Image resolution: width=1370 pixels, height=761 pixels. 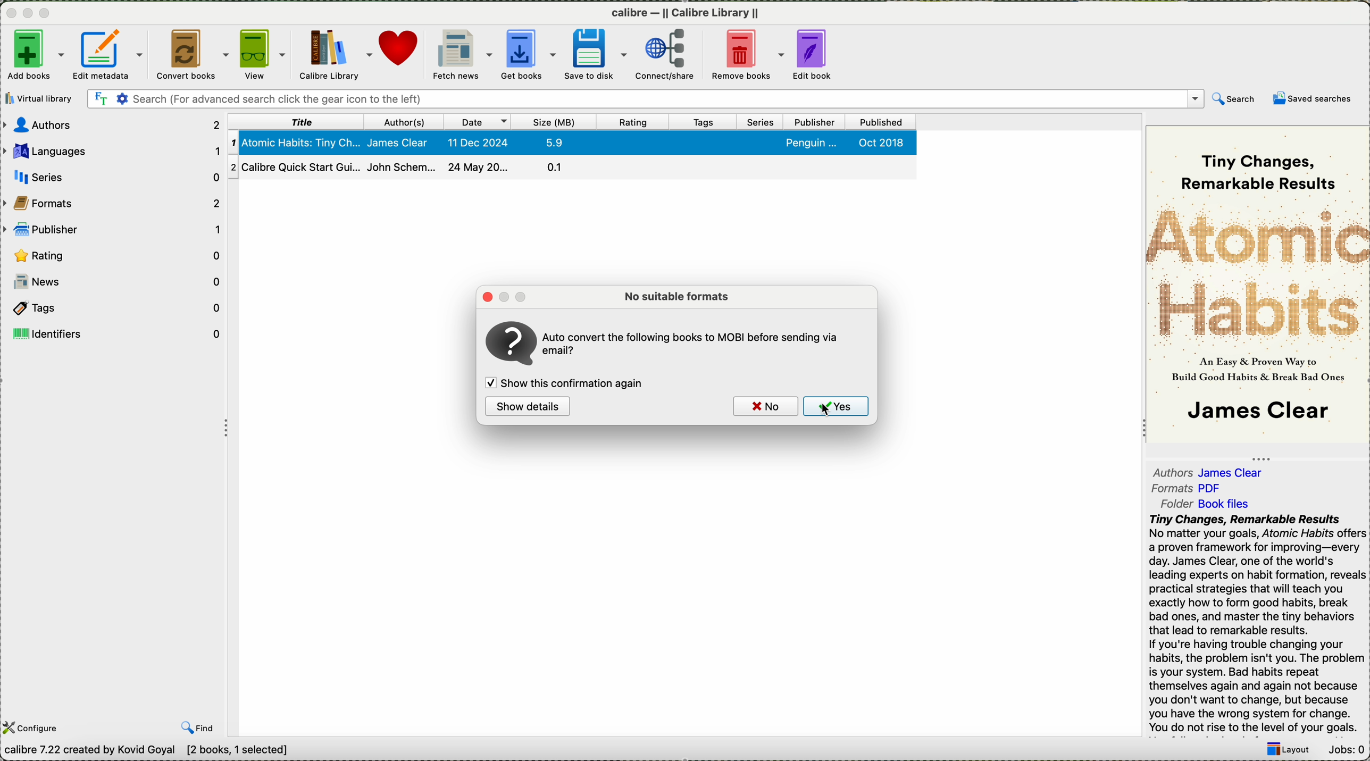 I want to click on tags, so click(x=113, y=310).